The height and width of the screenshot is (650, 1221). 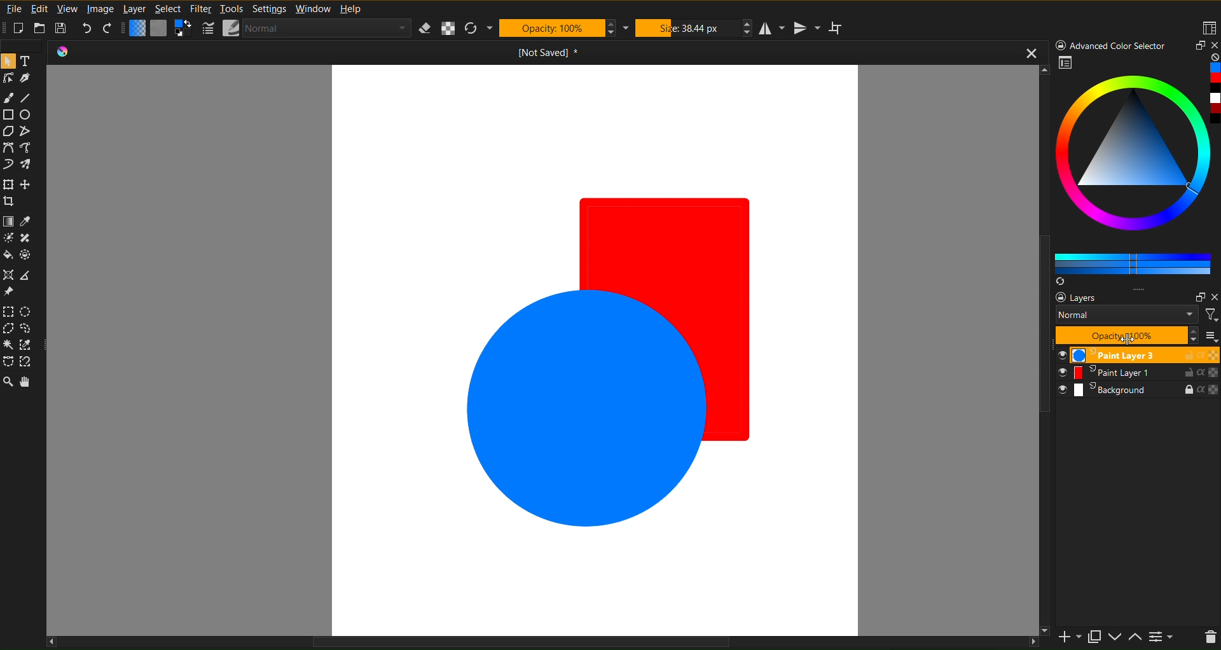 What do you see at coordinates (1040, 309) in the screenshot?
I see `Vertical Scrol bar` at bounding box center [1040, 309].